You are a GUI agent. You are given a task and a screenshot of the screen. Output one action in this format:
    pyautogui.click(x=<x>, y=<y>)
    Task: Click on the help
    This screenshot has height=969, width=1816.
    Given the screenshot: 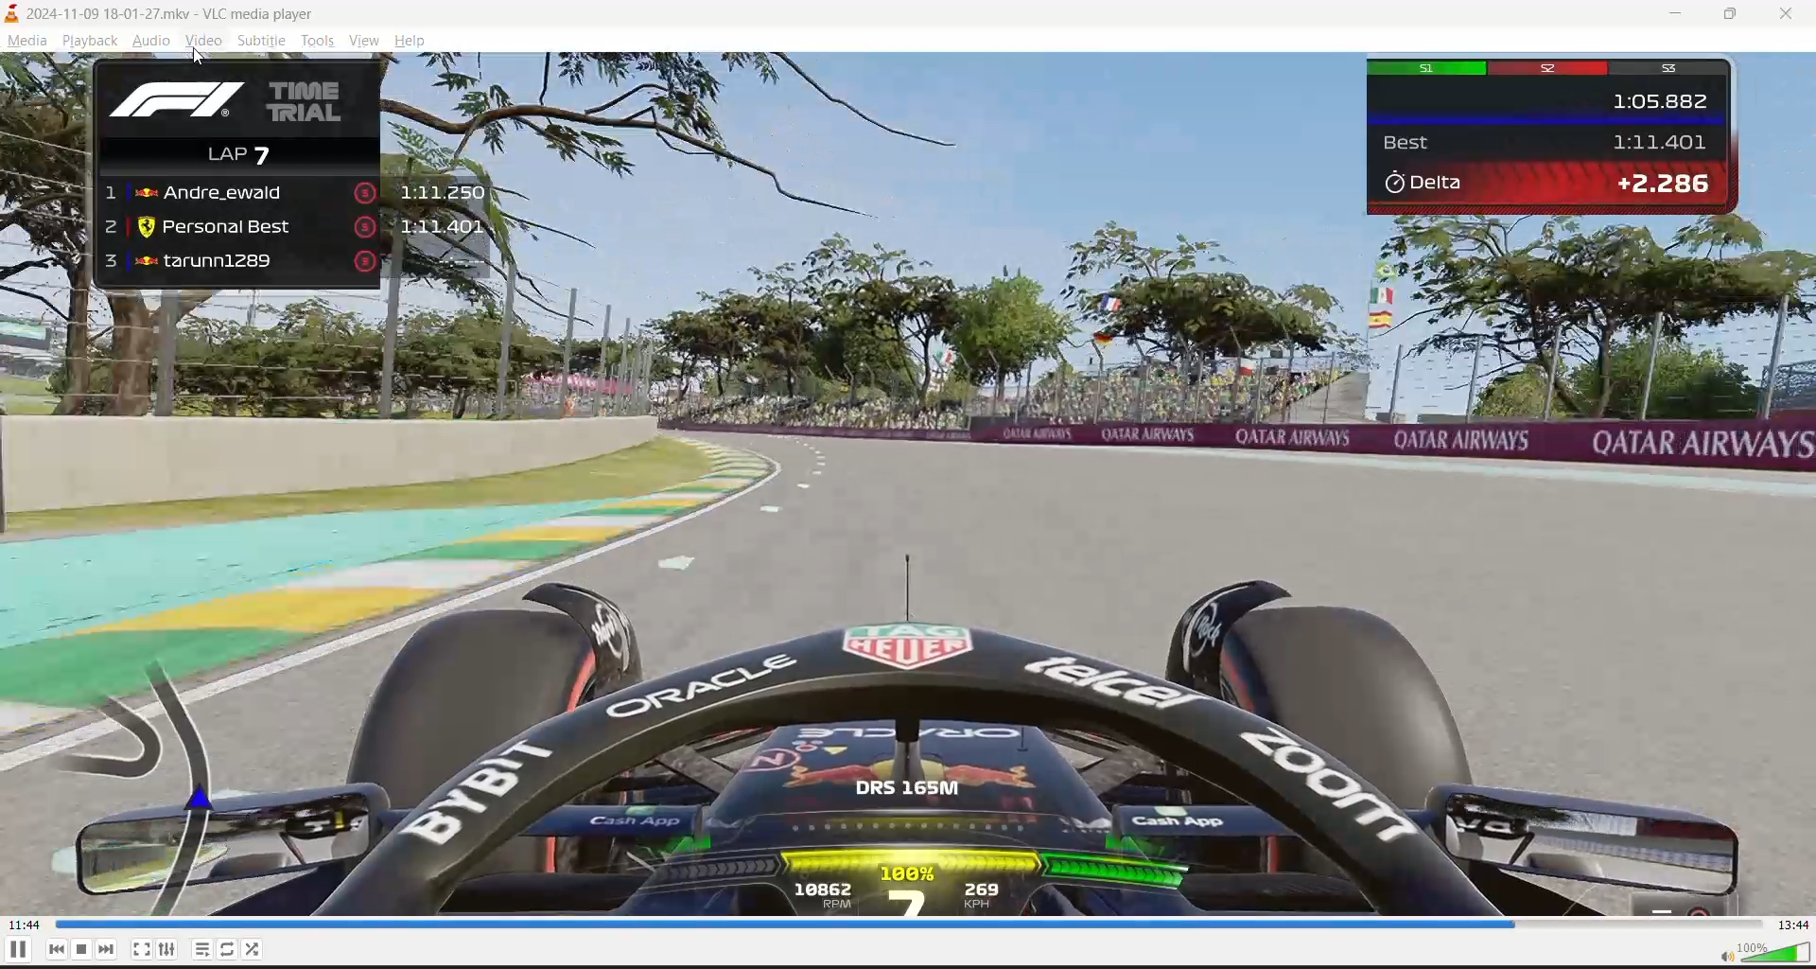 What is the action you would take?
    pyautogui.click(x=409, y=42)
    